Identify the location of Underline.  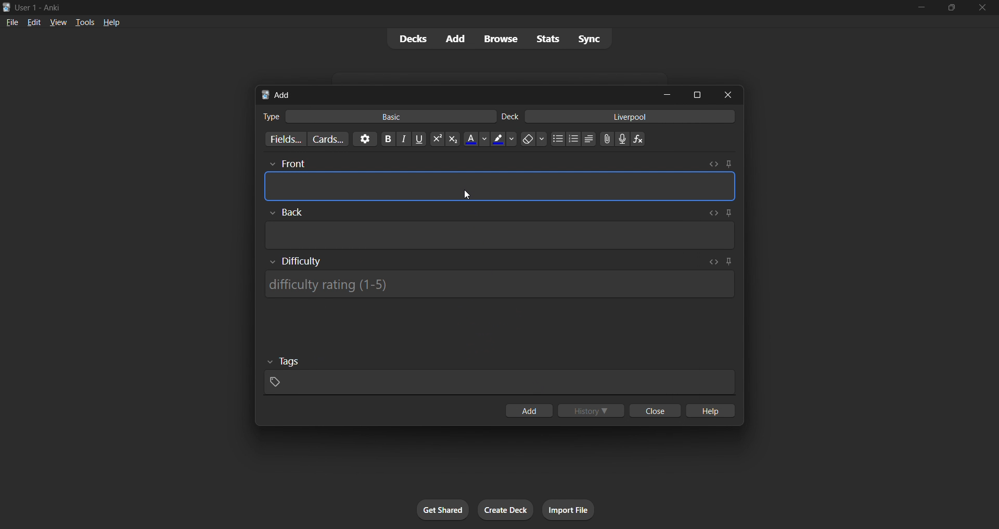
(419, 139).